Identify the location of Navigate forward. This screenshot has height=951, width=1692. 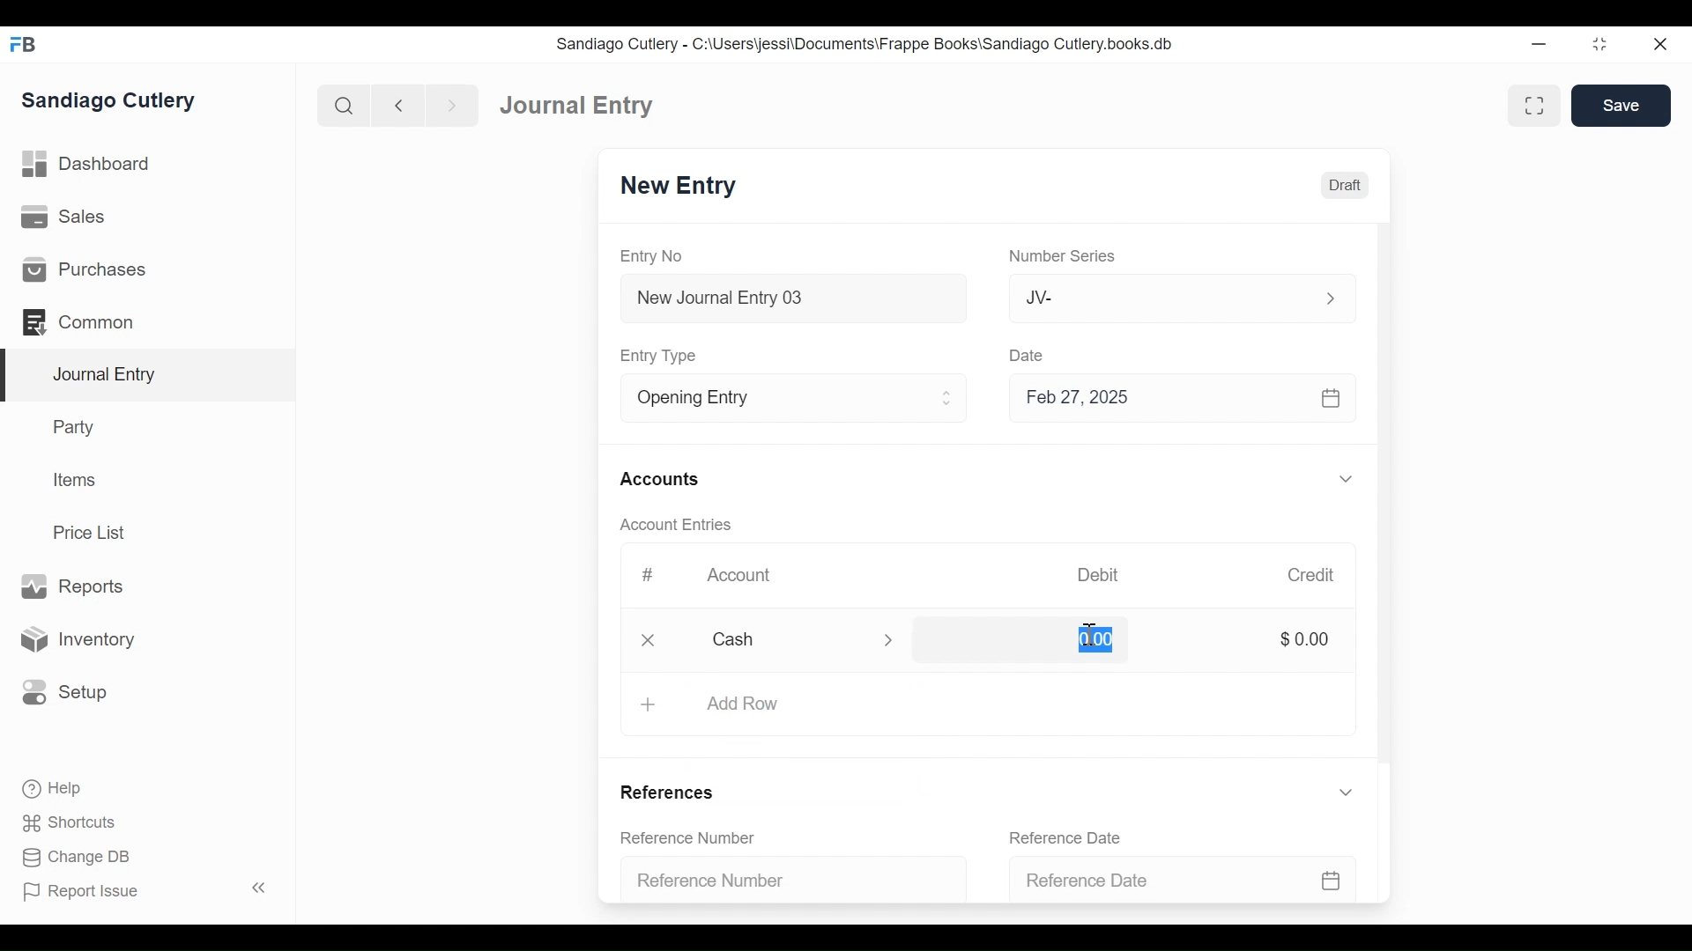
(451, 106).